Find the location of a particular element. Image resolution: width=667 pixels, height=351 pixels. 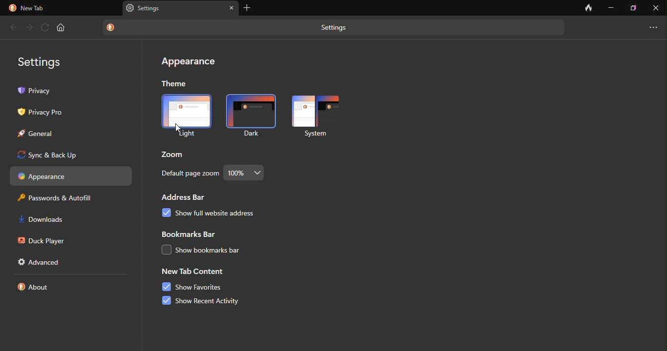

password and autofill is located at coordinates (60, 199).